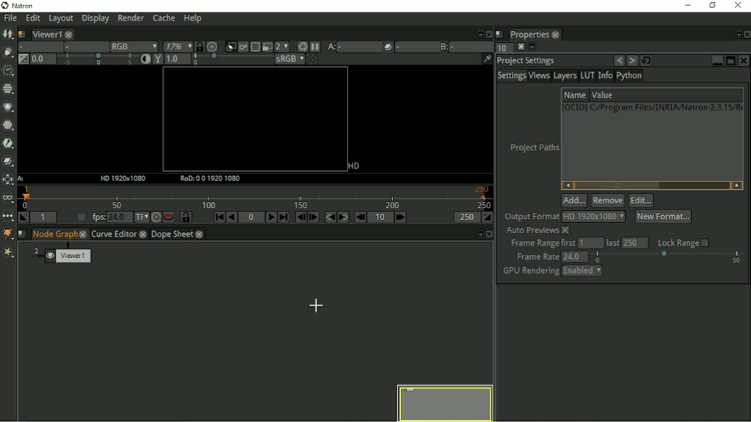  I want to click on RoD, so click(208, 178).